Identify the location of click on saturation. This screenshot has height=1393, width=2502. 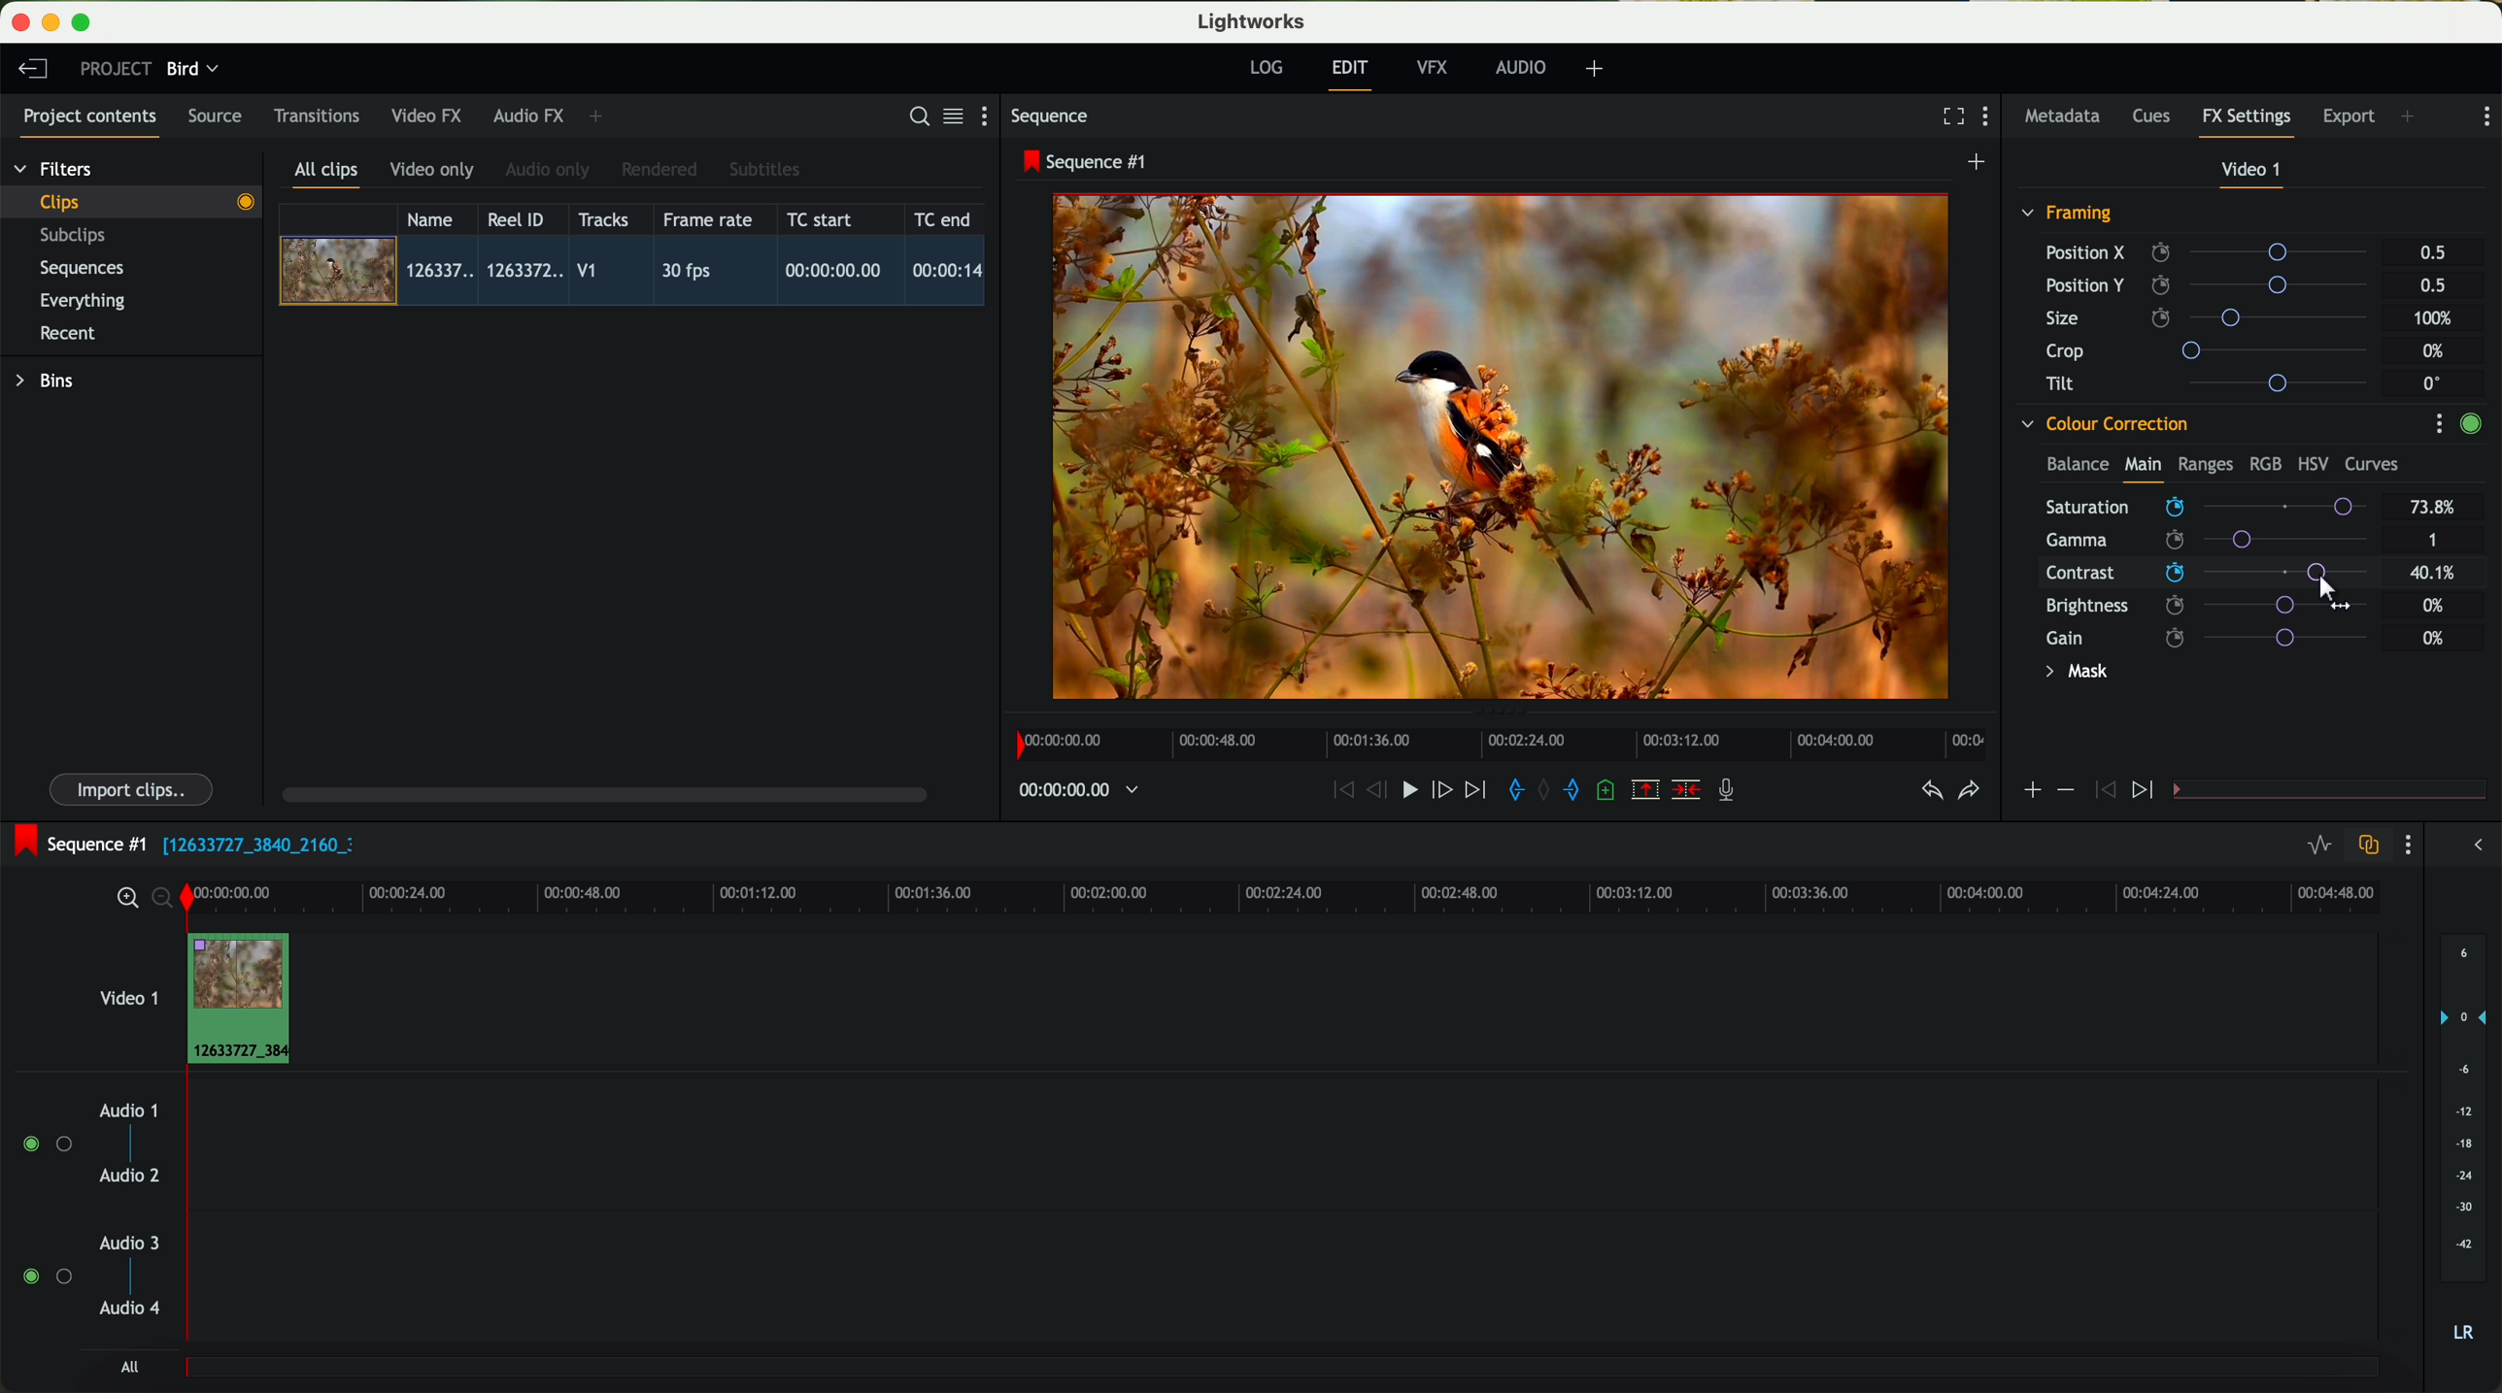
(2197, 543).